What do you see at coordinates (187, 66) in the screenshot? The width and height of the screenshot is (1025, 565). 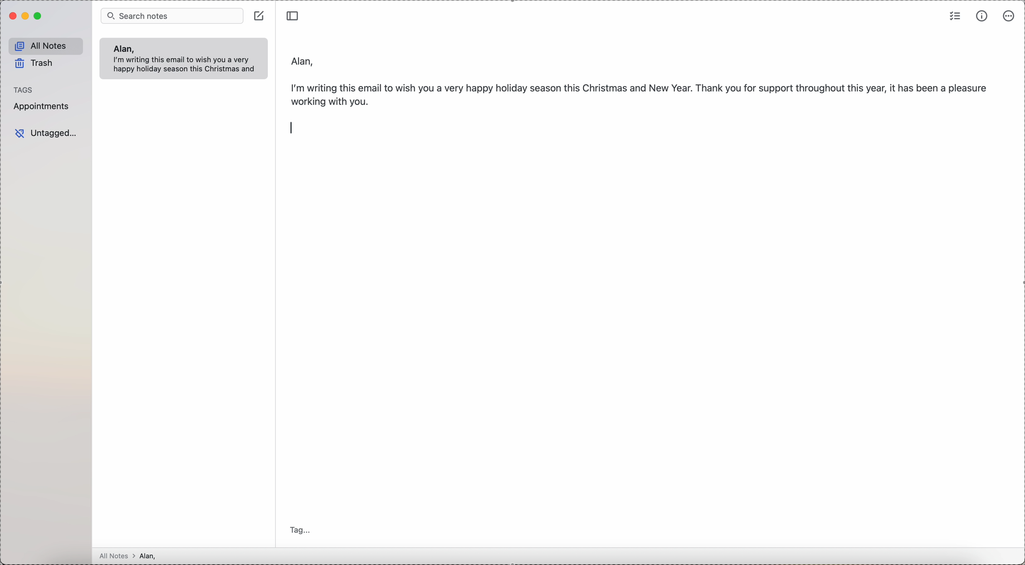 I see `body text: I'm writing this email to wish you a very happy holiday season this Christmas and` at bounding box center [187, 66].